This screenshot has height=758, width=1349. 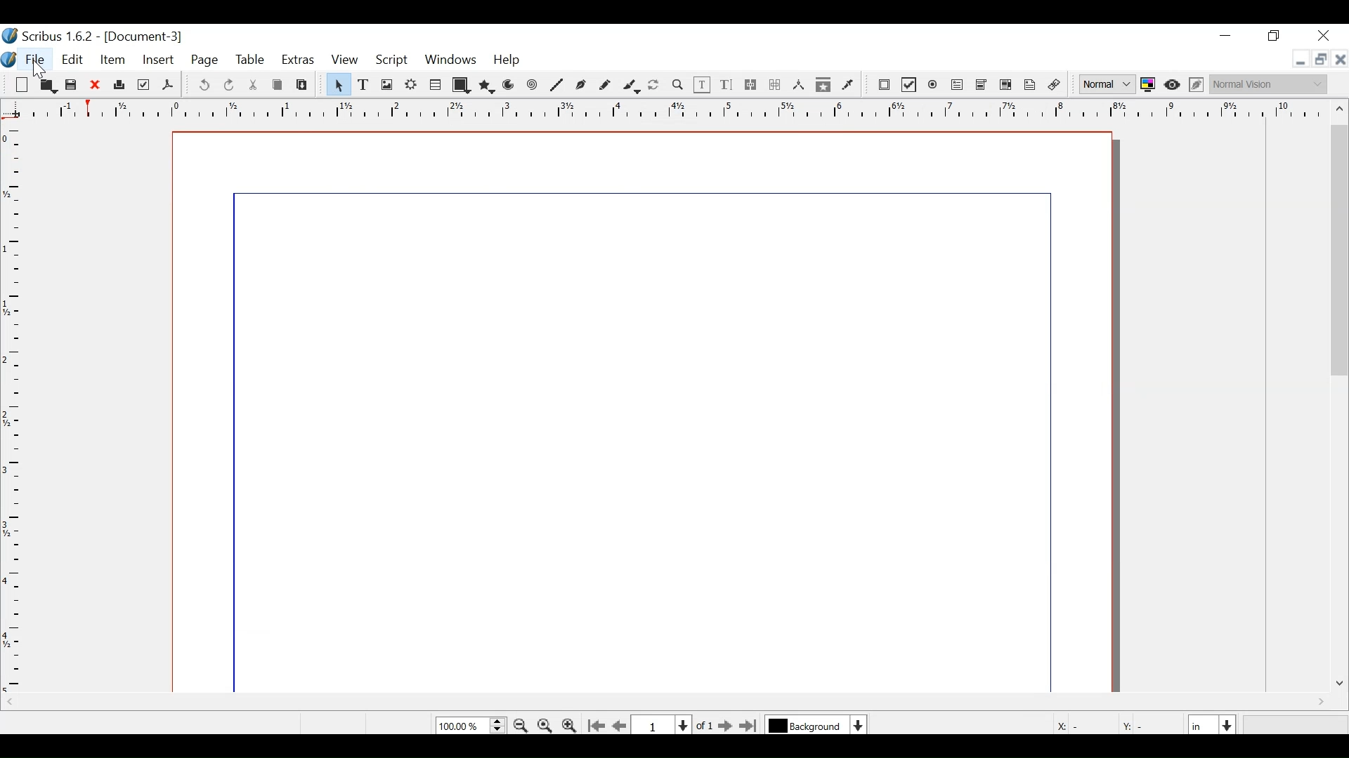 What do you see at coordinates (752, 86) in the screenshot?
I see `link Text frames` at bounding box center [752, 86].